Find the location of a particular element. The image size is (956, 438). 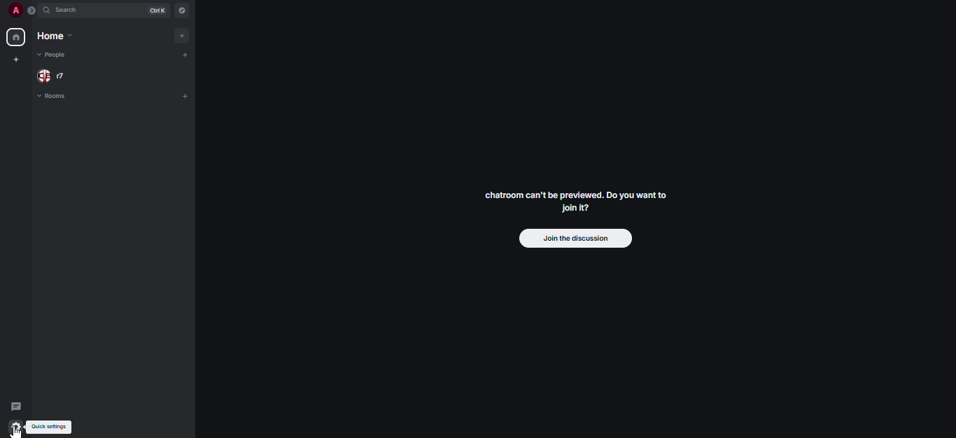

expand is located at coordinates (32, 10).